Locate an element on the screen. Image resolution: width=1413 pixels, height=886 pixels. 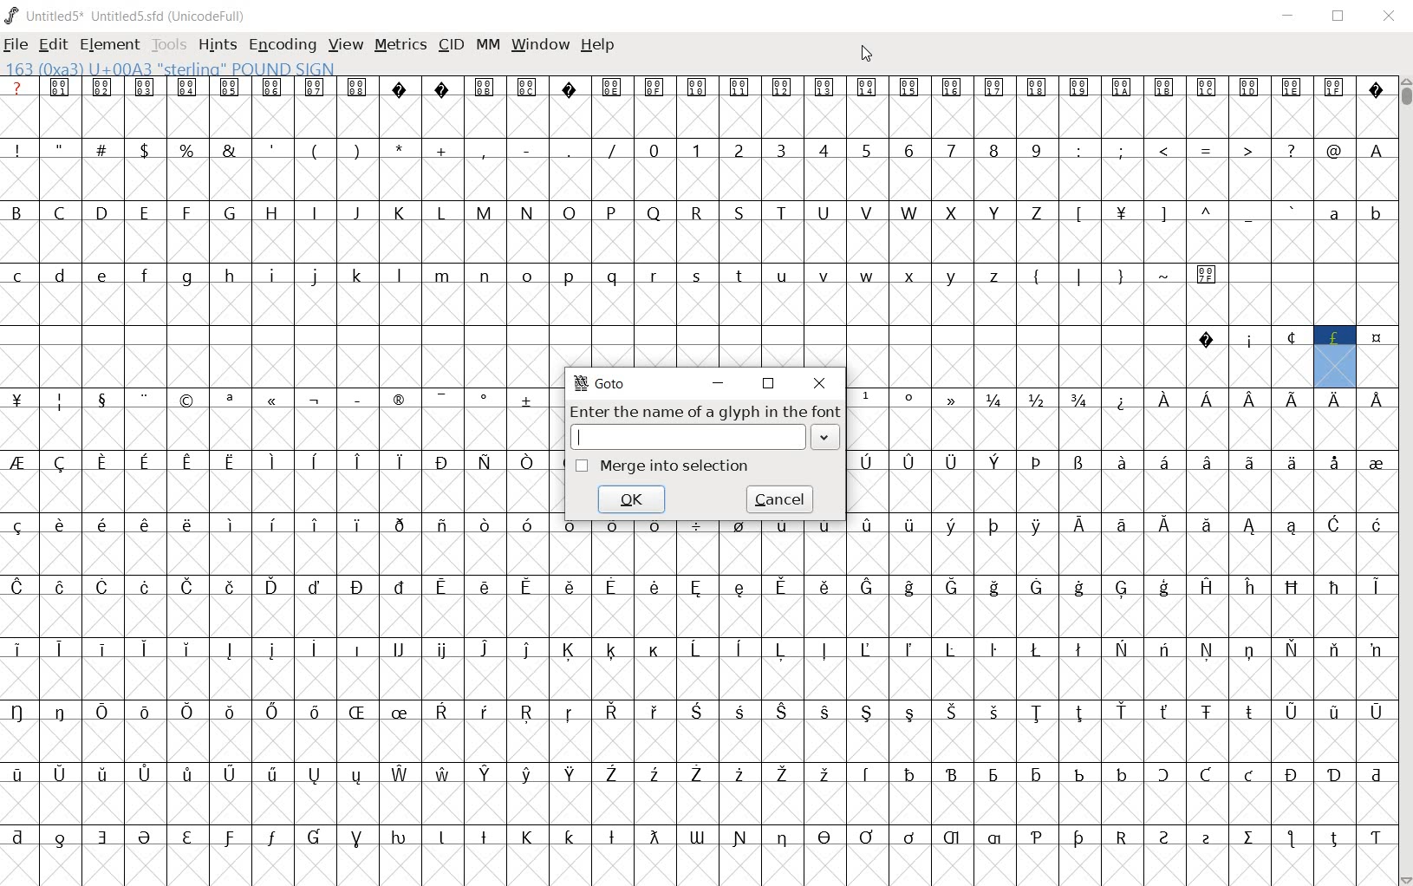
GoTo is located at coordinates (600, 381).